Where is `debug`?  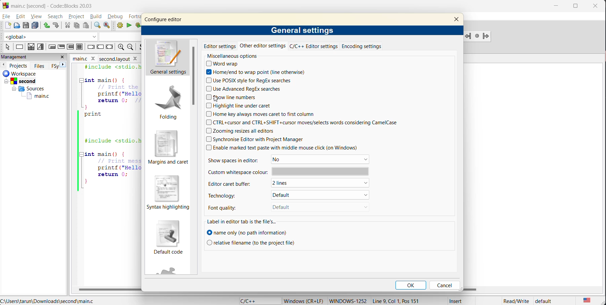
debug is located at coordinates (117, 17).